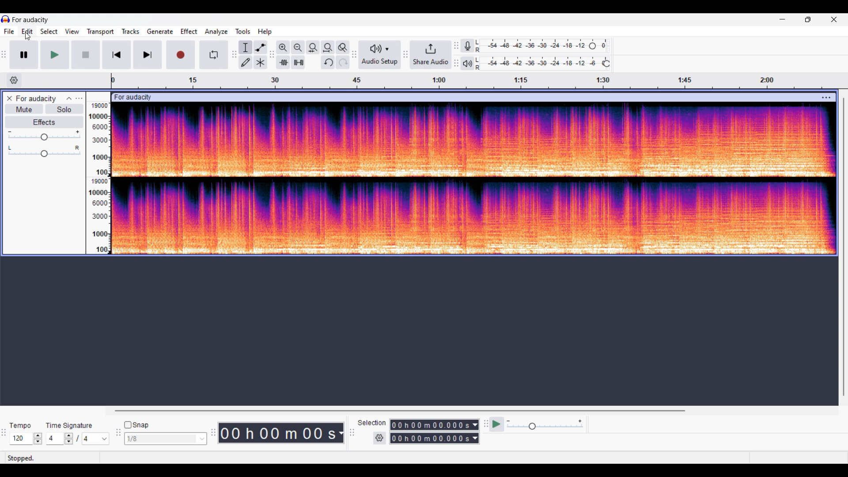 The width and height of the screenshot is (848, 477). Describe the element at coordinates (243, 31) in the screenshot. I see `Tools menu` at that location.